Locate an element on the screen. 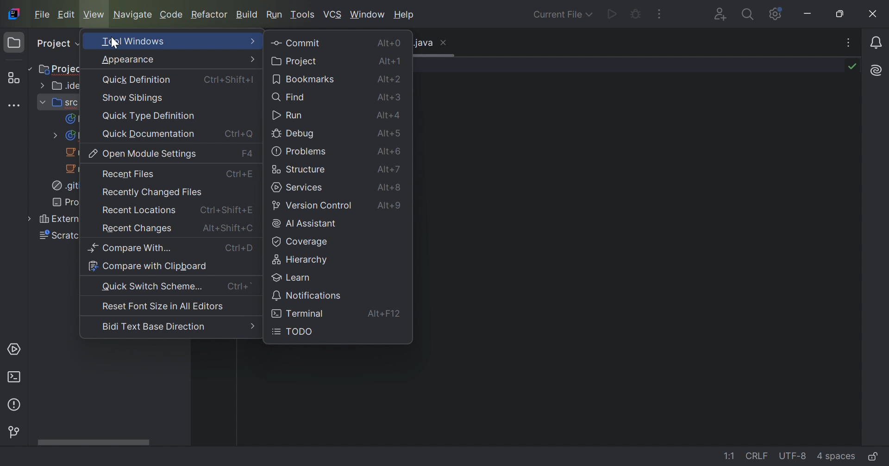  Debug is located at coordinates (636, 12).